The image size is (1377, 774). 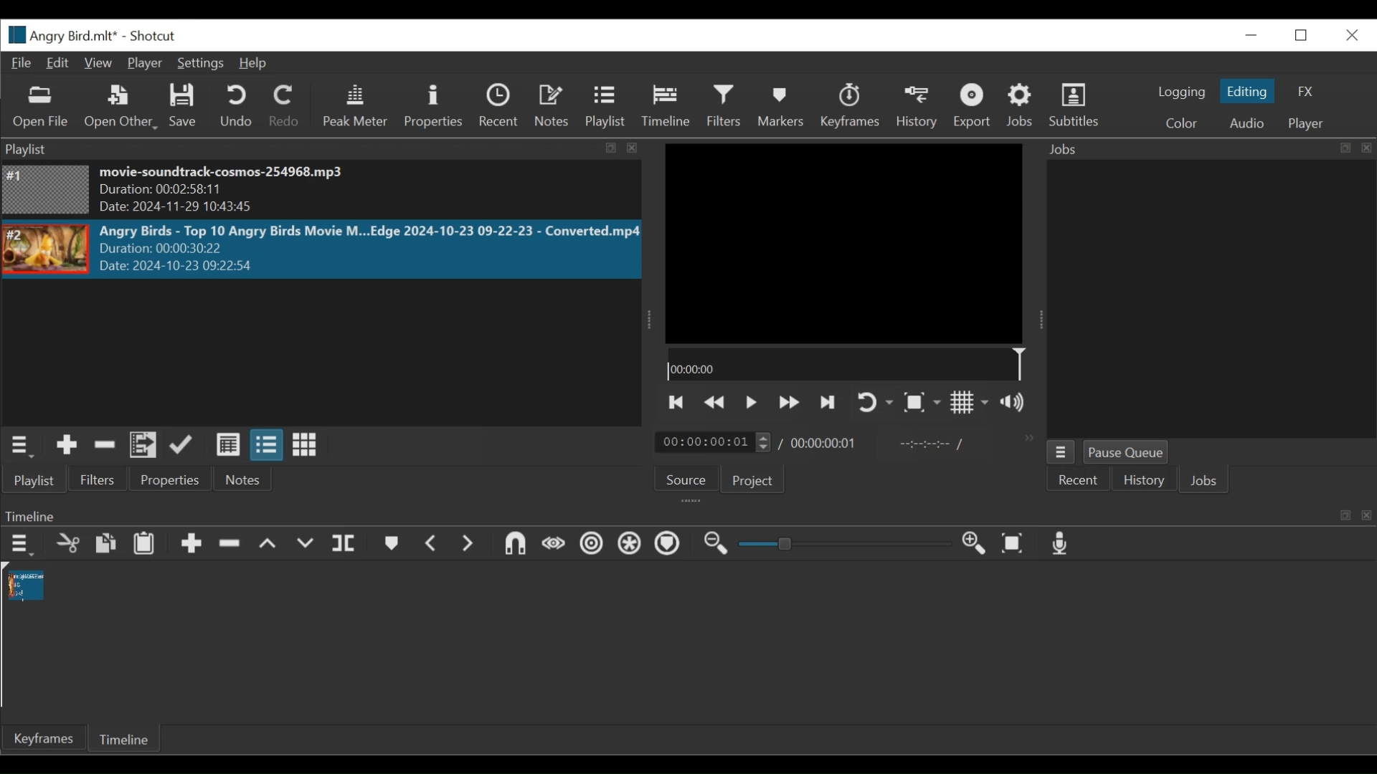 What do you see at coordinates (1303, 34) in the screenshot?
I see `Restore` at bounding box center [1303, 34].